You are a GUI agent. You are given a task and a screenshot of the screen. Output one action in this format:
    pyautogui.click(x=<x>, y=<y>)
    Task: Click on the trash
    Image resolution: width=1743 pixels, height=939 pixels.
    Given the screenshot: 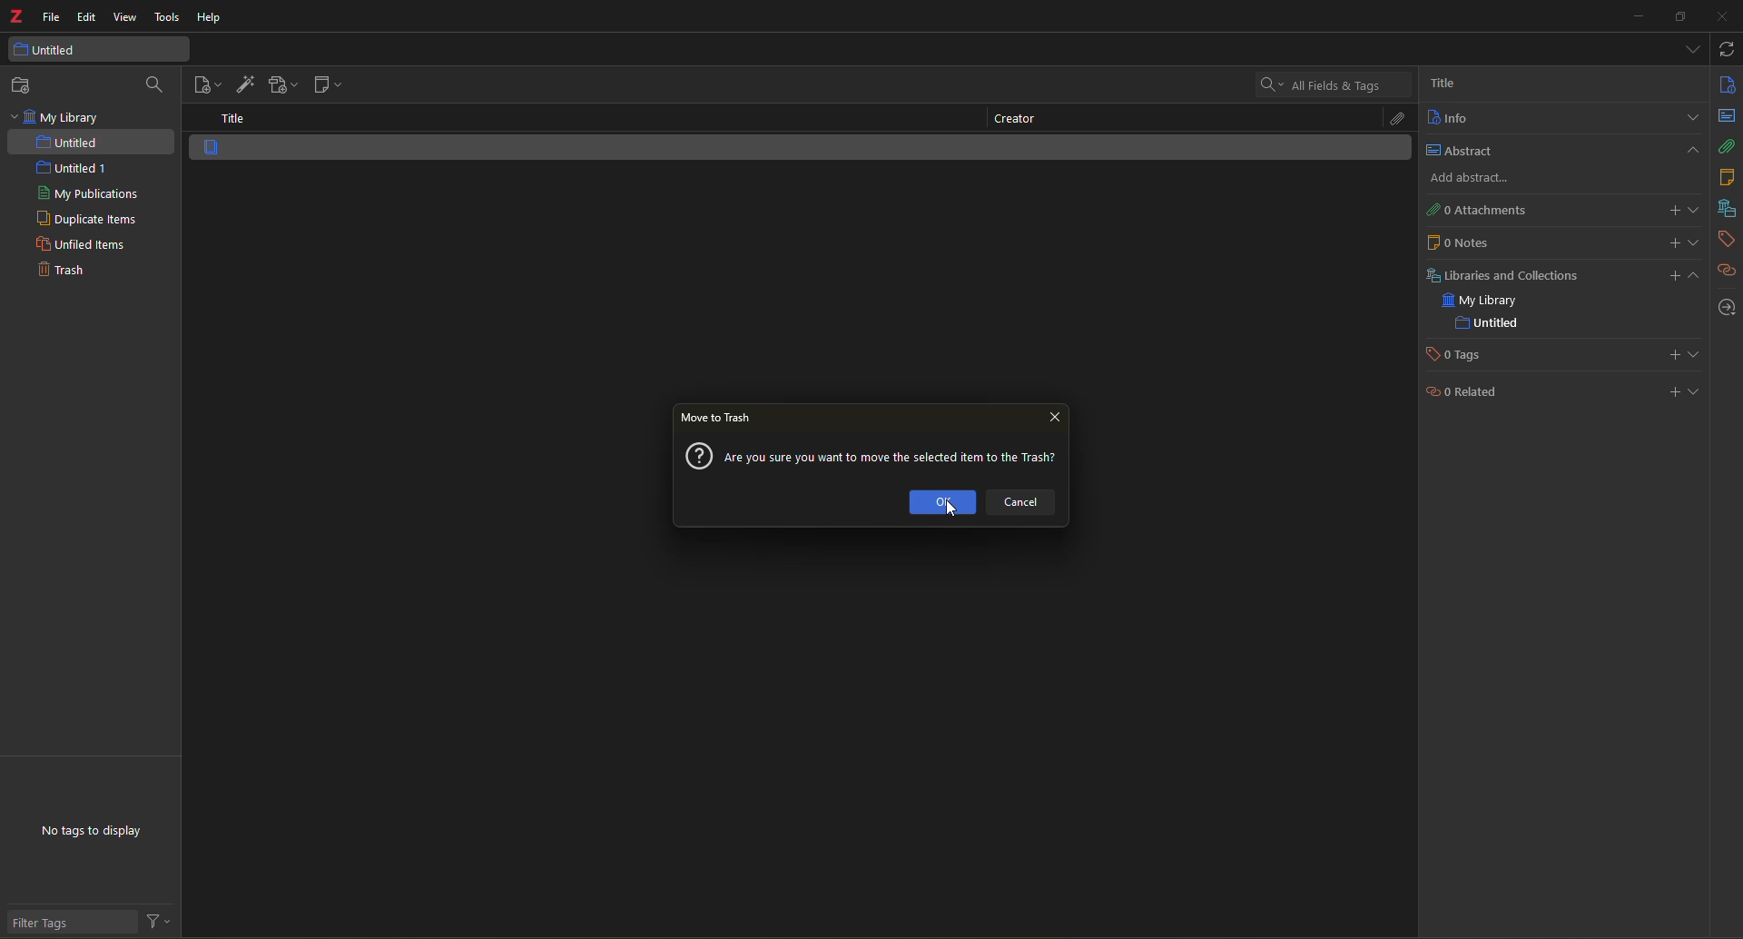 What is the action you would take?
    pyautogui.click(x=59, y=272)
    